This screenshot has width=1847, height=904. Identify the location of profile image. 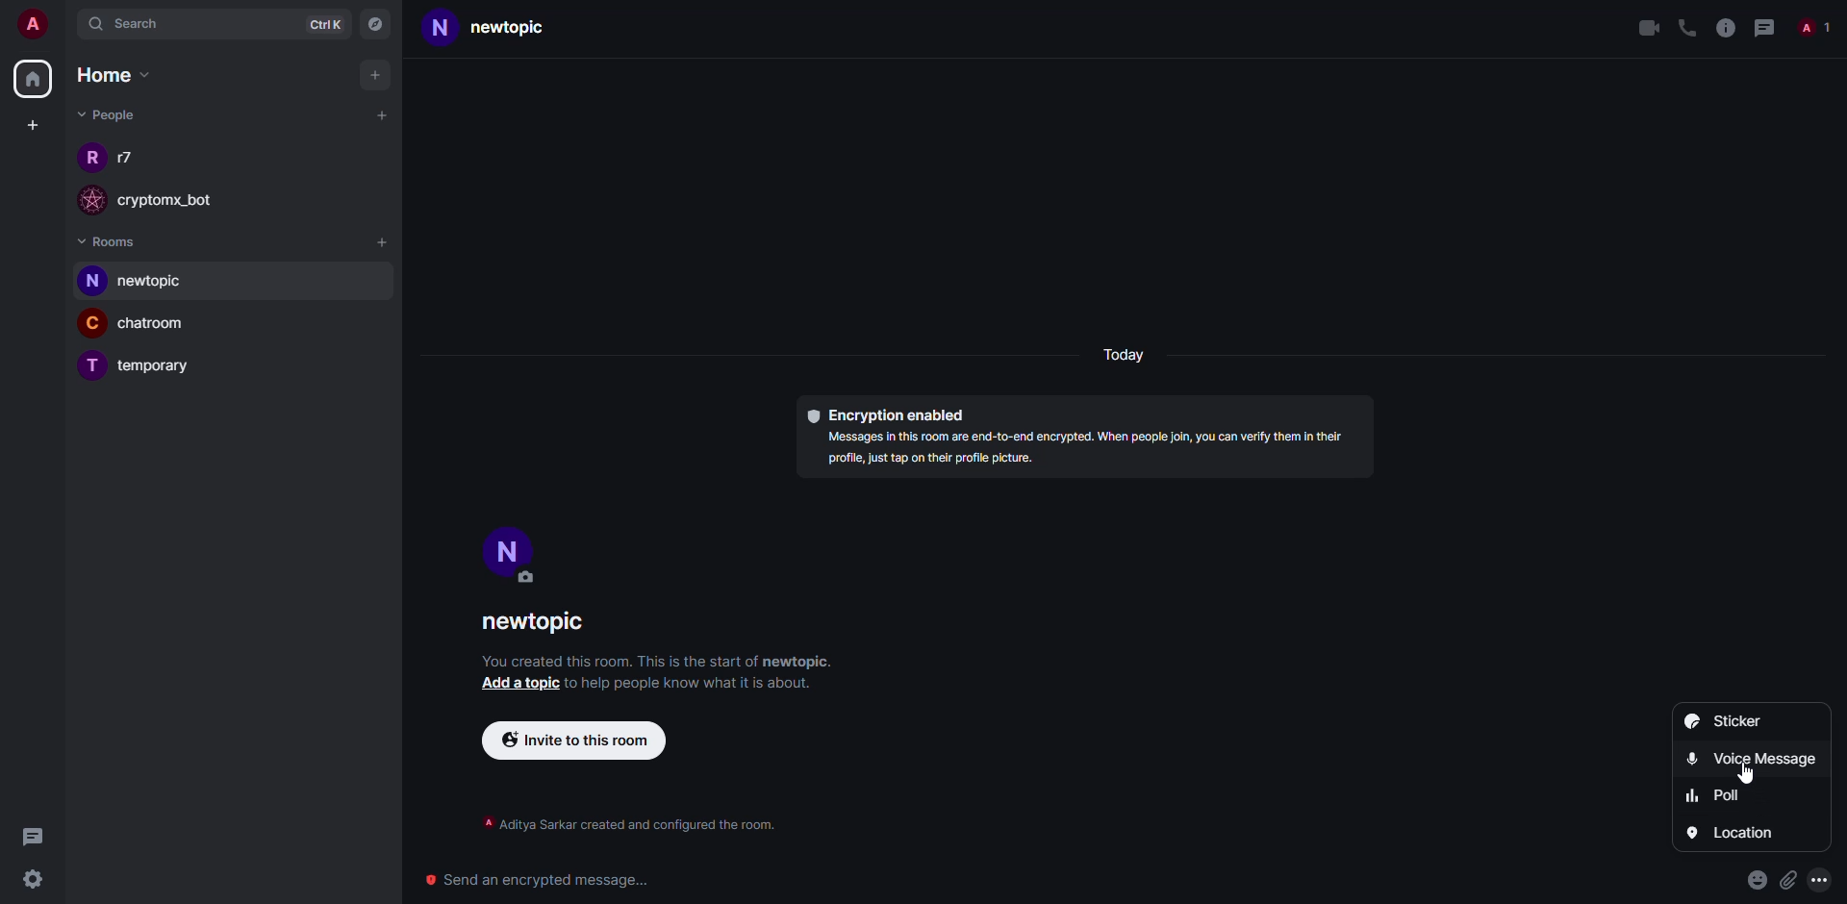
(93, 200).